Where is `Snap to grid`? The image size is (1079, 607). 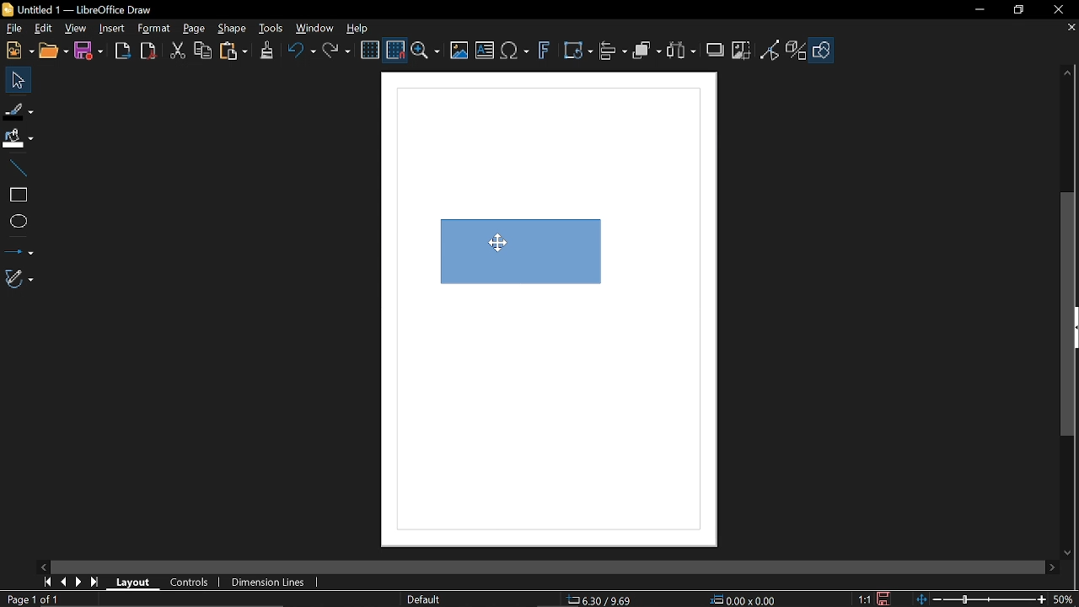 Snap to grid is located at coordinates (395, 51).